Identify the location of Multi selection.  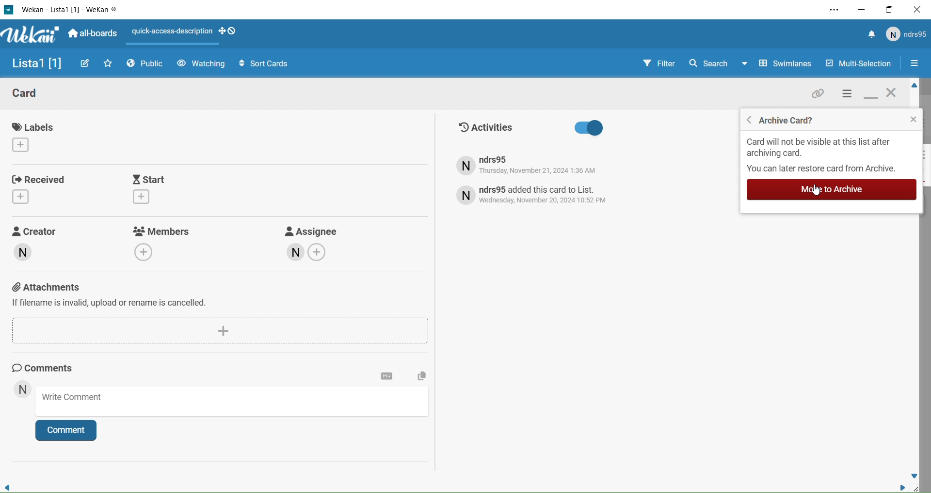
(860, 65).